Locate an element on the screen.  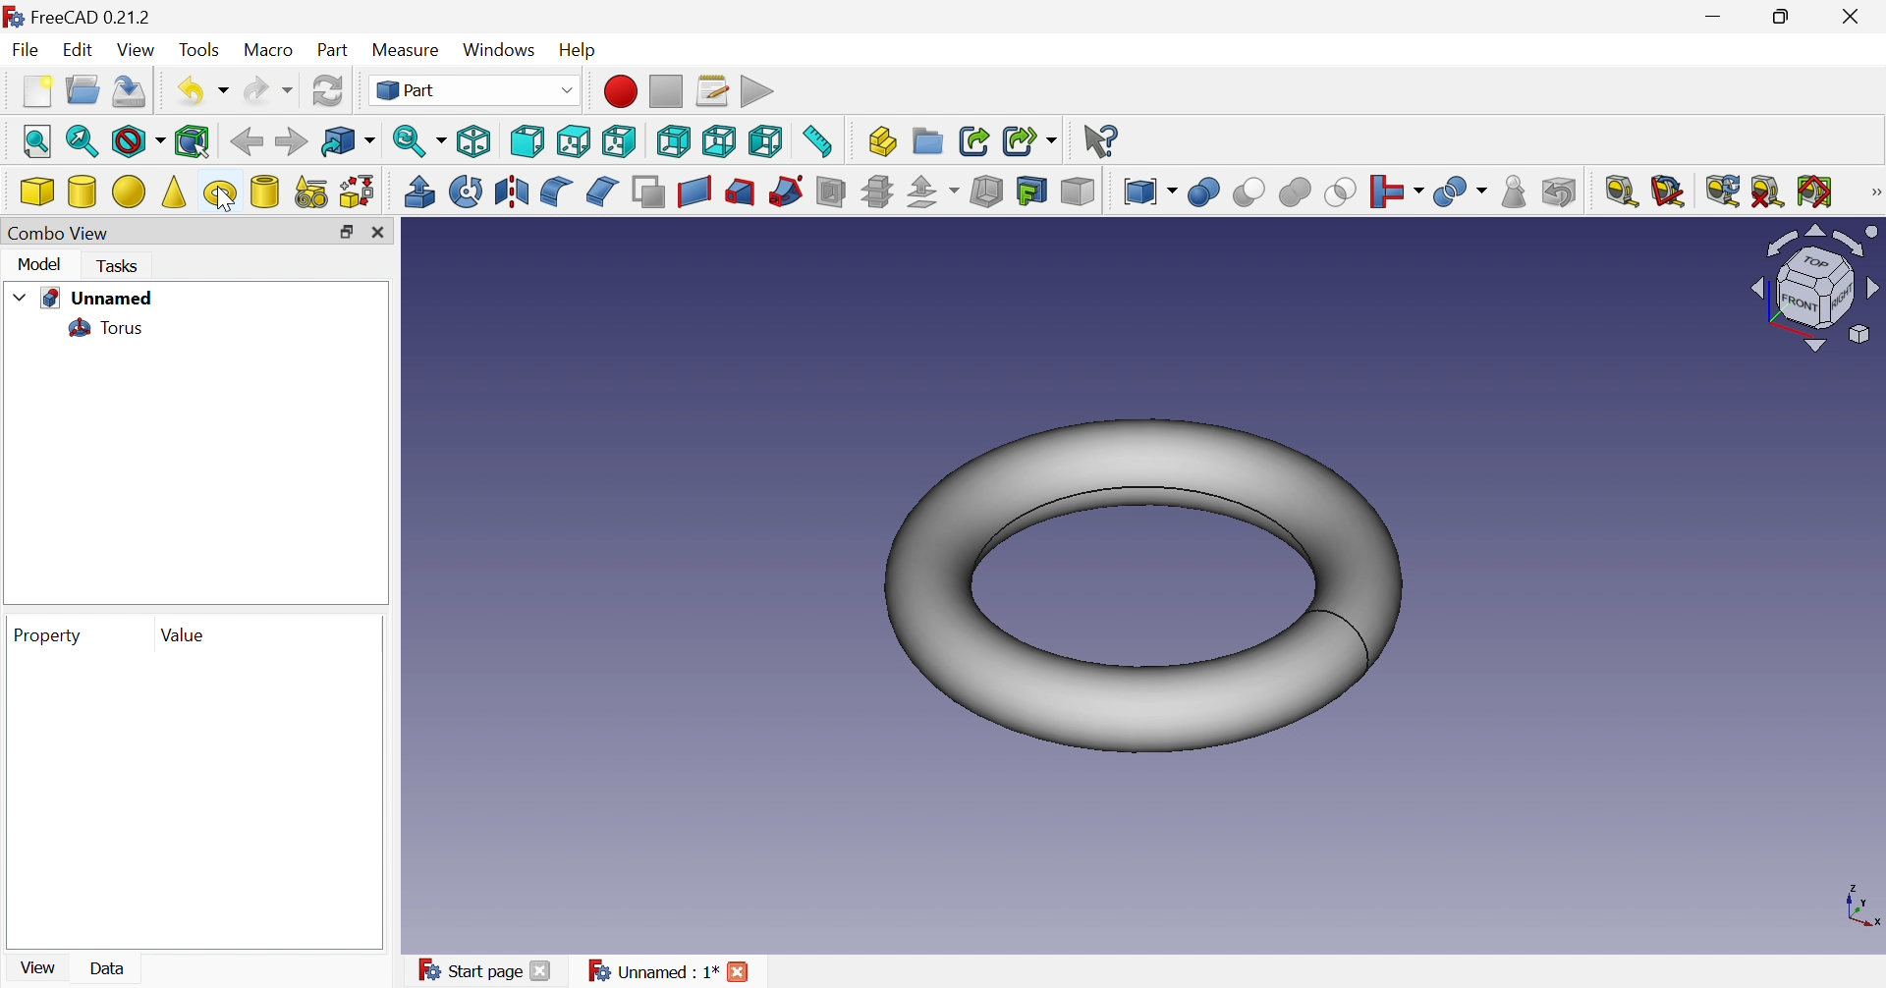
Top is located at coordinates (573, 141).